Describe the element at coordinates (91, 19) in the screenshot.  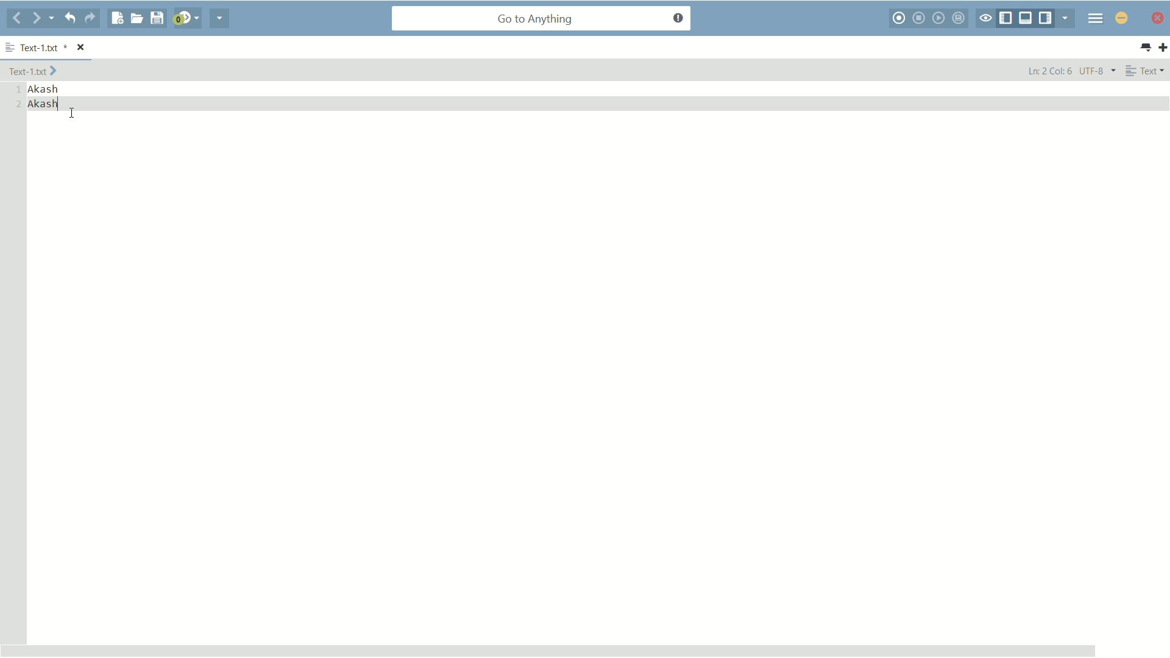
I see `redo` at that location.